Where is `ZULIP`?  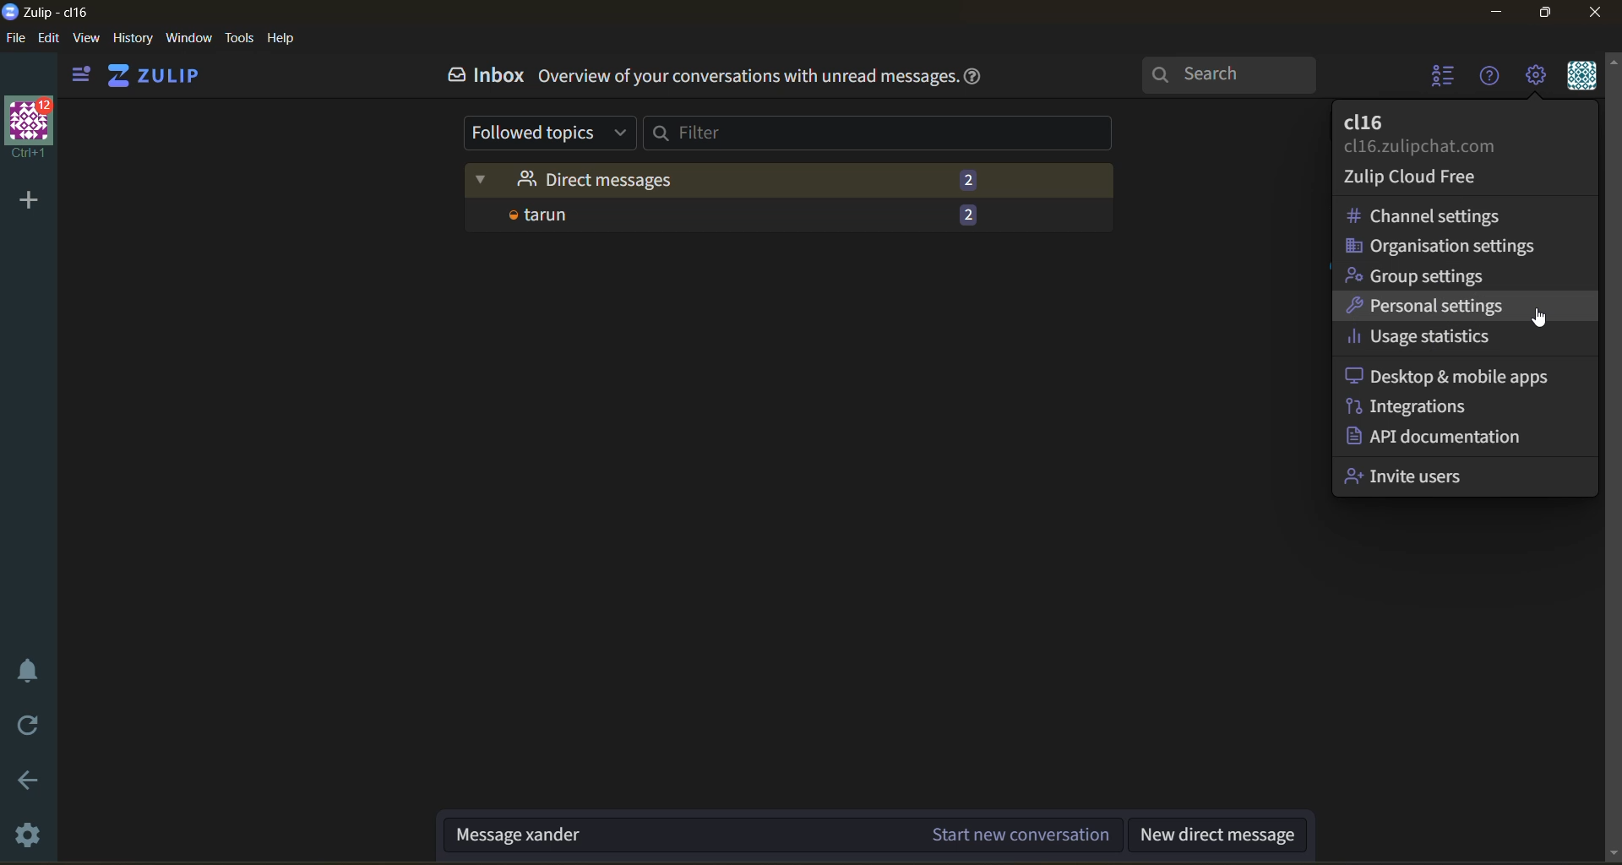
ZULIP is located at coordinates (161, 76).